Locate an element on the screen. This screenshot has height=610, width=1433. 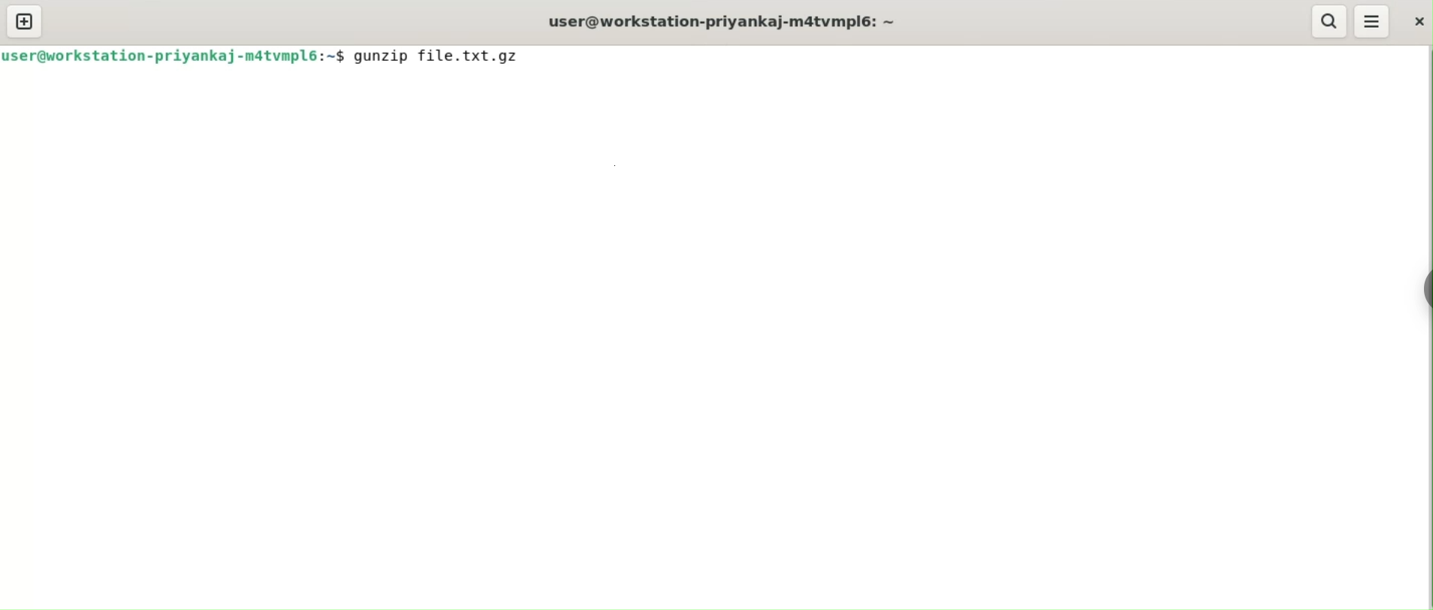
cursor is located at coordinates (530, 56).